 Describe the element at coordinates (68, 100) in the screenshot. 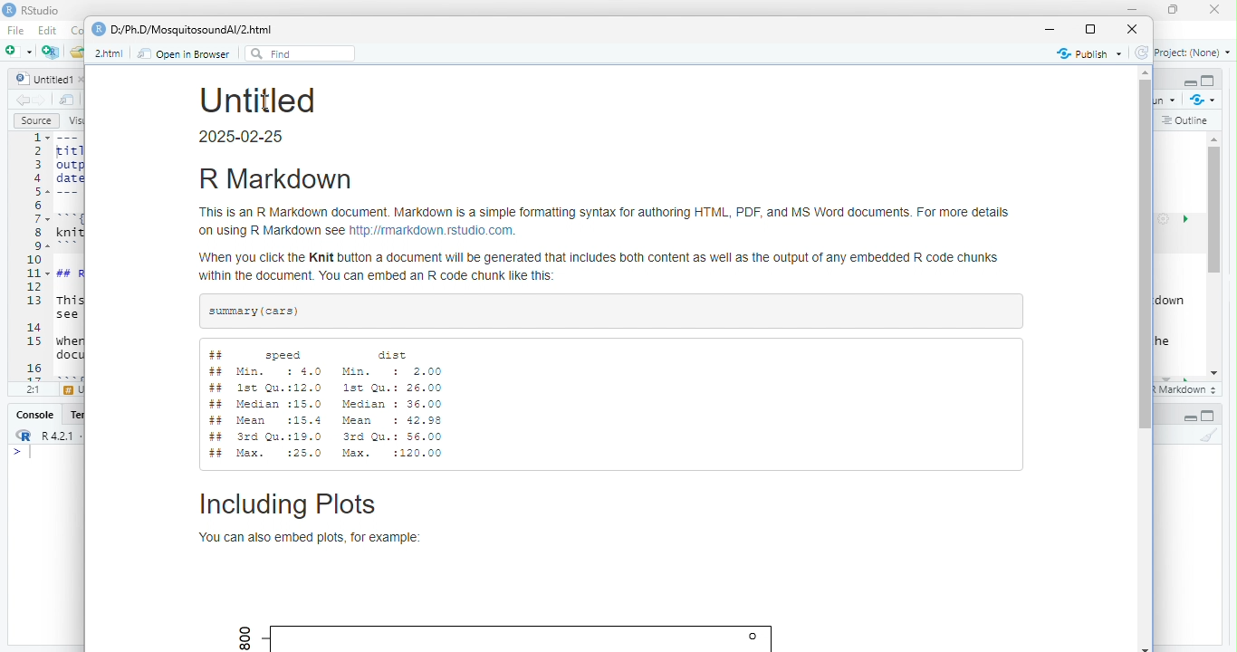

I see `search in doc` at that location.